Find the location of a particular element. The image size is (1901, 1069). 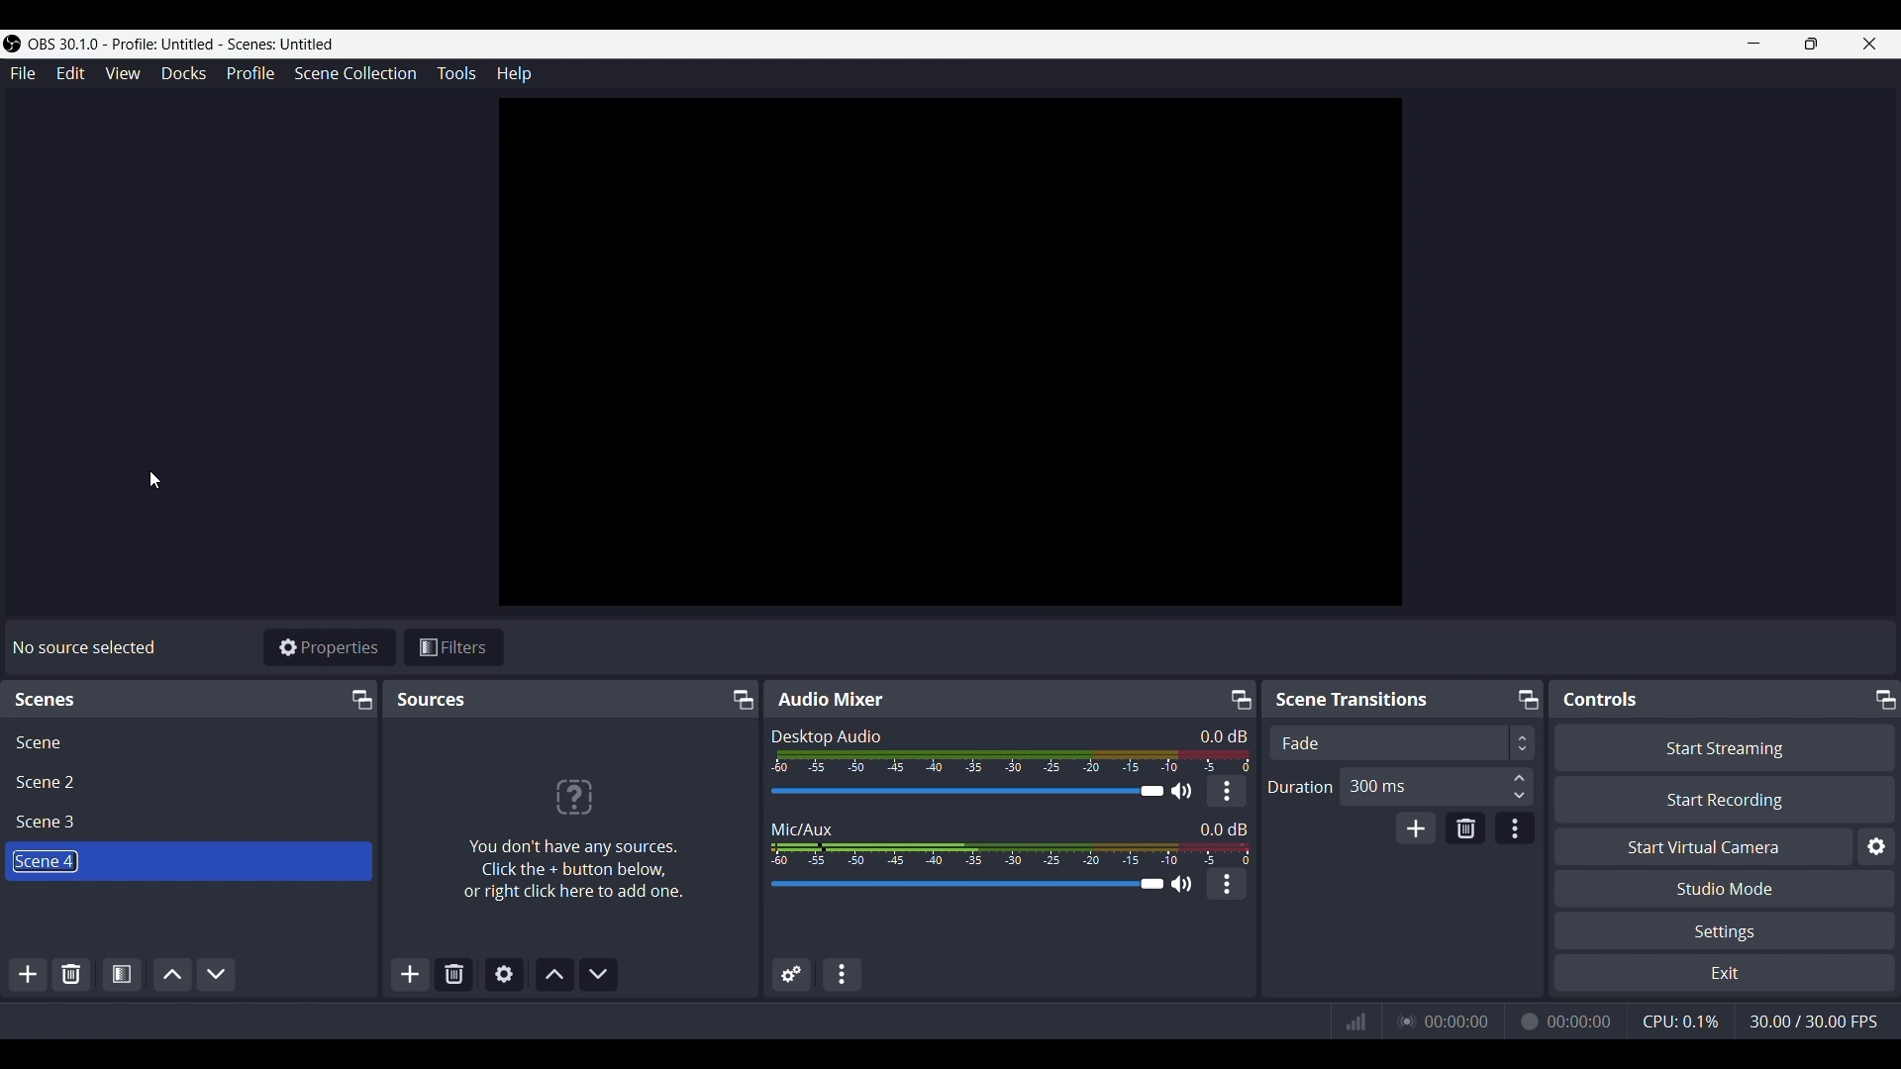

Properties is located at coordinates (329, 646).